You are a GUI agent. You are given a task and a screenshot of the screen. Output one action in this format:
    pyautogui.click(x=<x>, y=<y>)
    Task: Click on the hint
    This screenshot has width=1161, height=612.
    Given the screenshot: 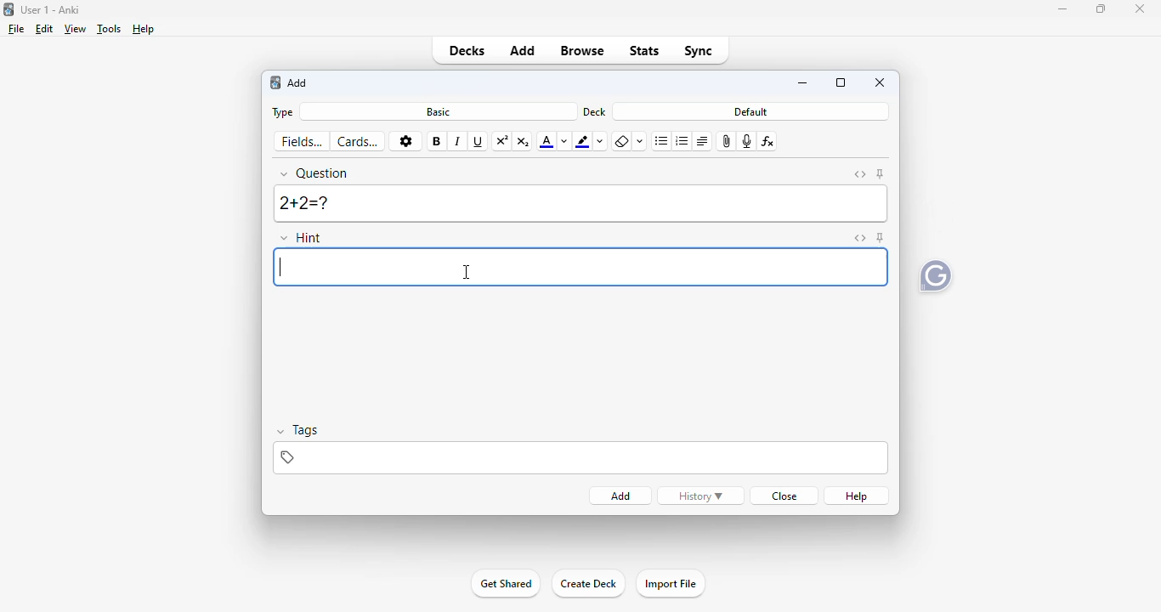 What is the action you would take?
    pyautogui.click(x=579, y=267)
    